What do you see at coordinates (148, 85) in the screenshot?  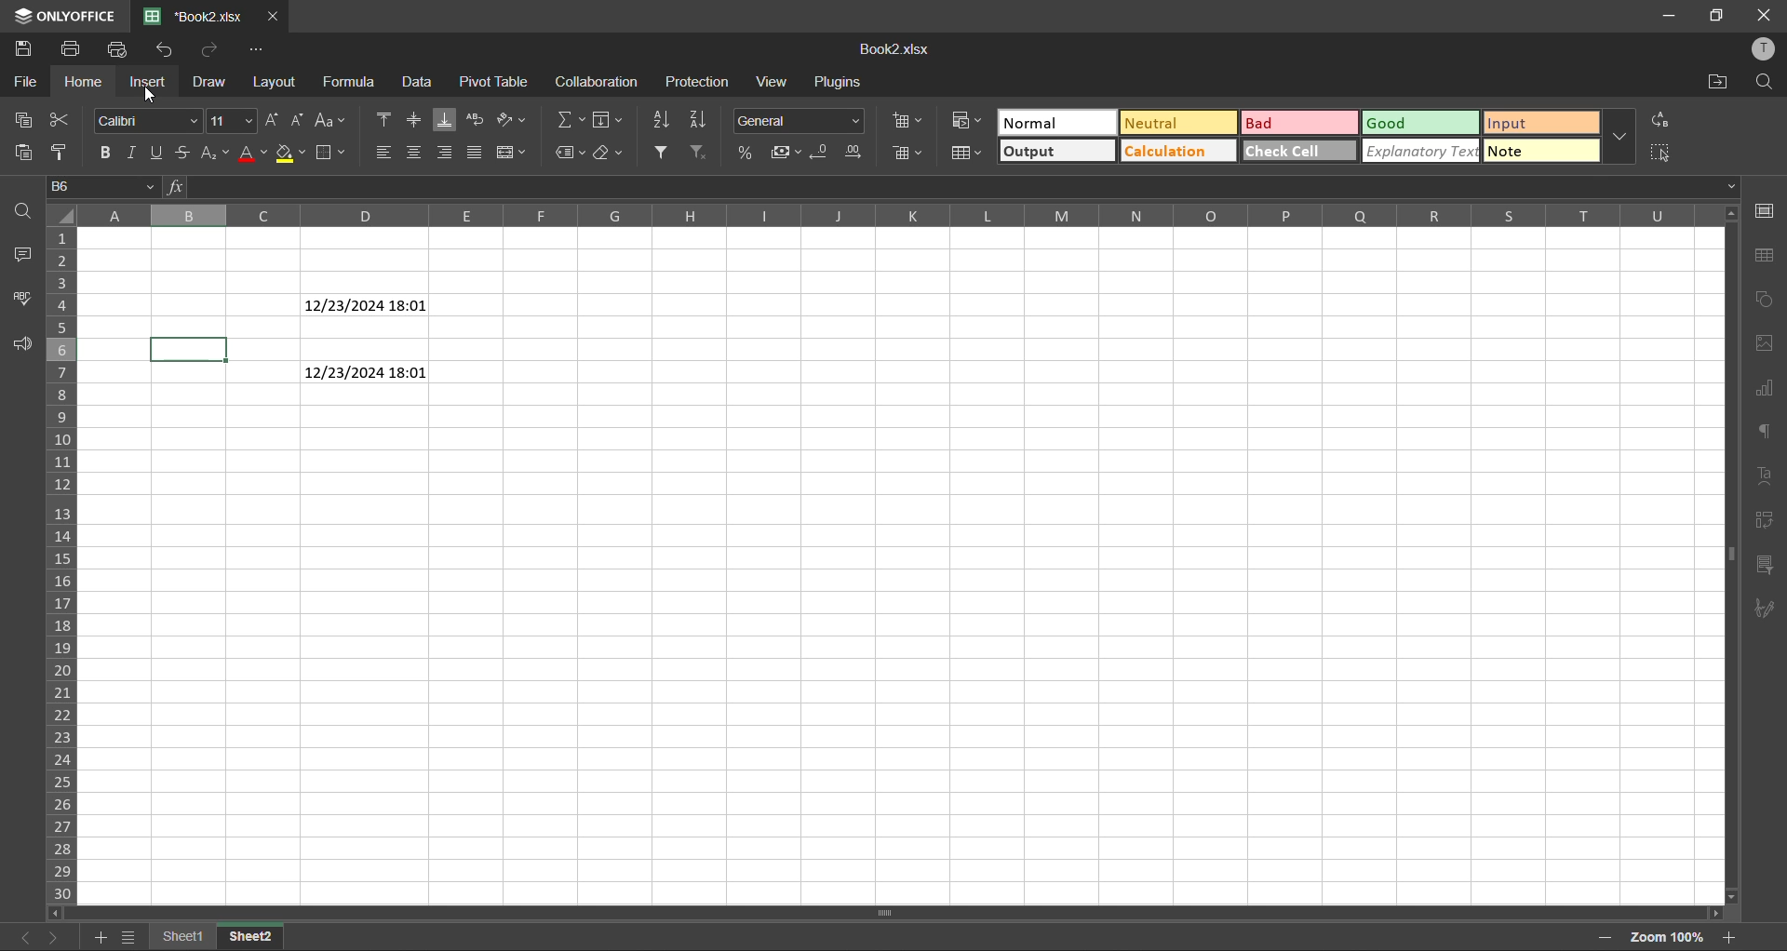 I see `insert` at bounding box center [148, 85].